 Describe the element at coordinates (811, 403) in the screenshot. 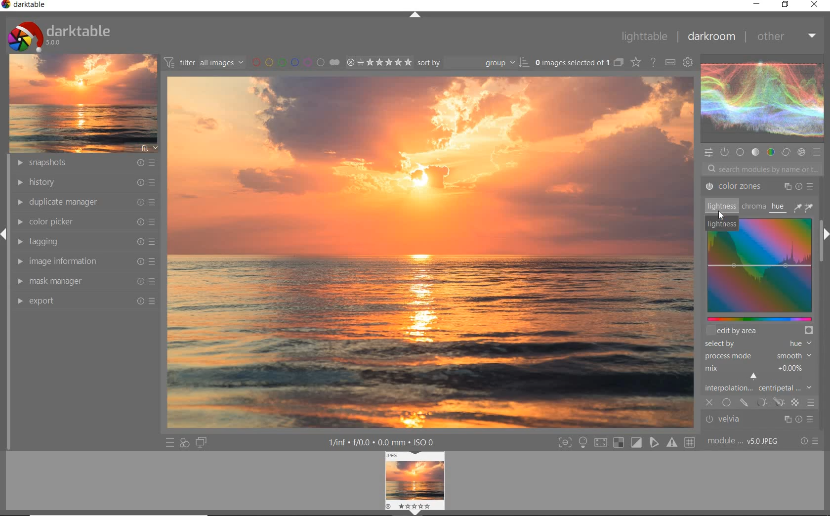

I see `BLENDING OPTIONS` at that location.